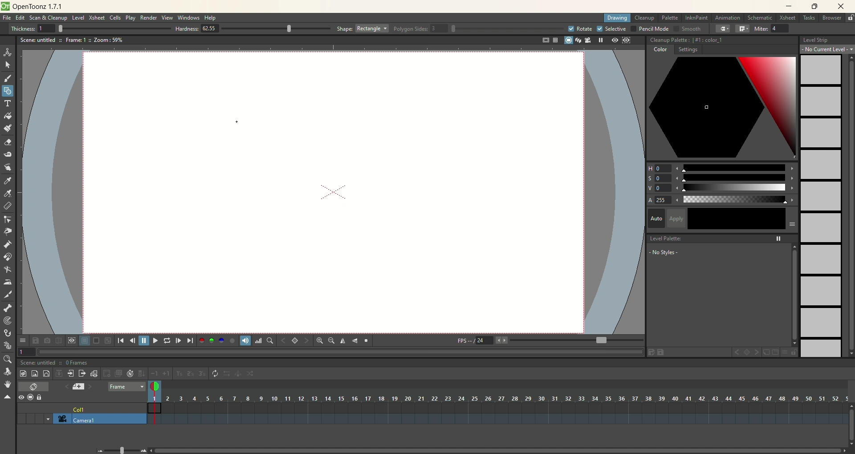  Describe the element at coordinates (600, 340) in the screenshot. I see `set the playback frame rate` at that location.